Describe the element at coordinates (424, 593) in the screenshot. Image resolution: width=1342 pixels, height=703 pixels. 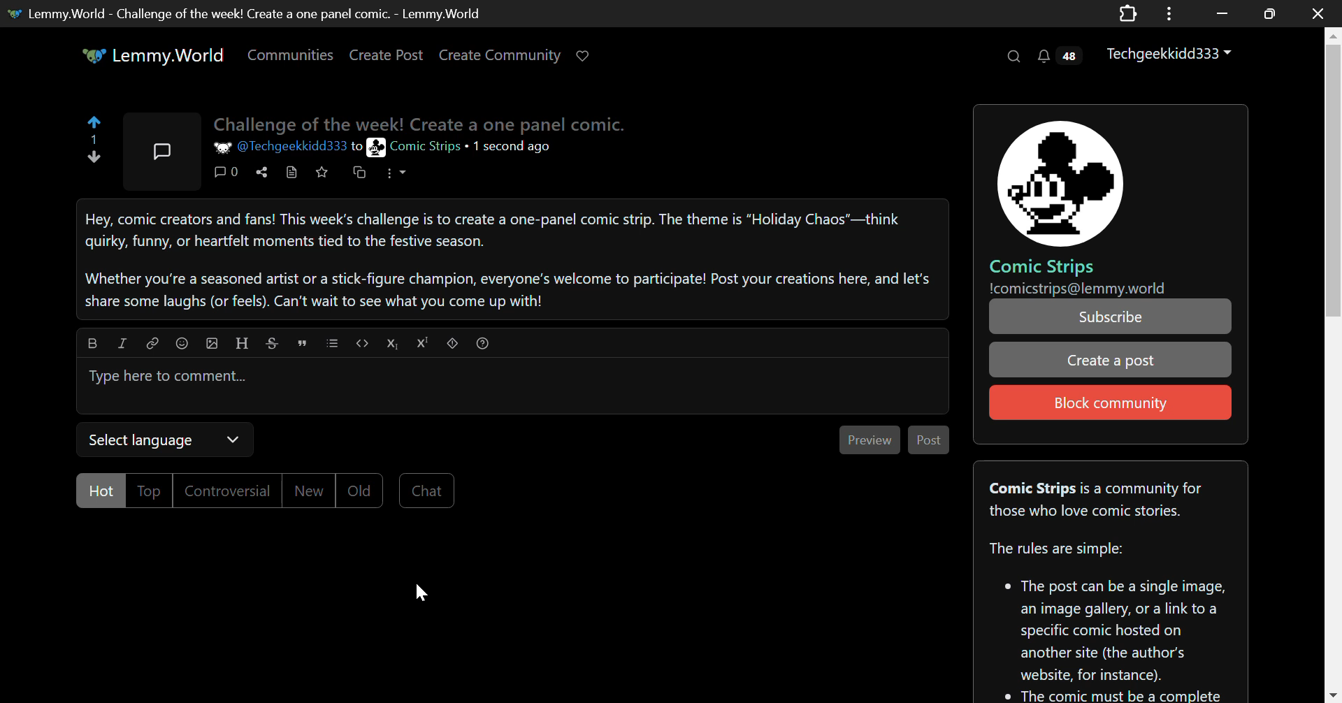
I see `Cursor Position AFTER_LAST_ACTION` at that location.